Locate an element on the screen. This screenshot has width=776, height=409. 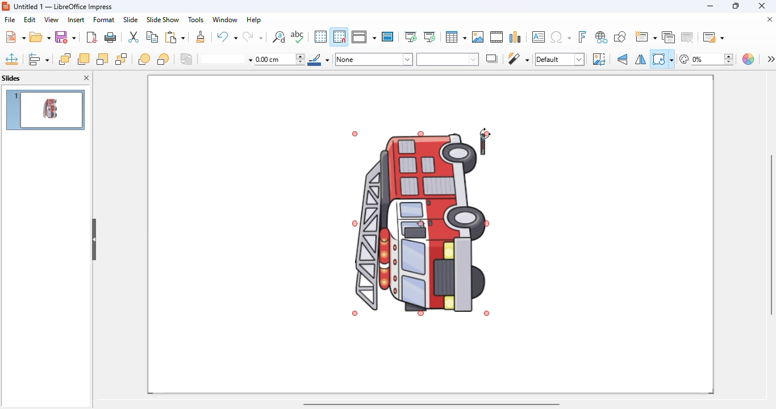
file is located at coordinates (10, 19).